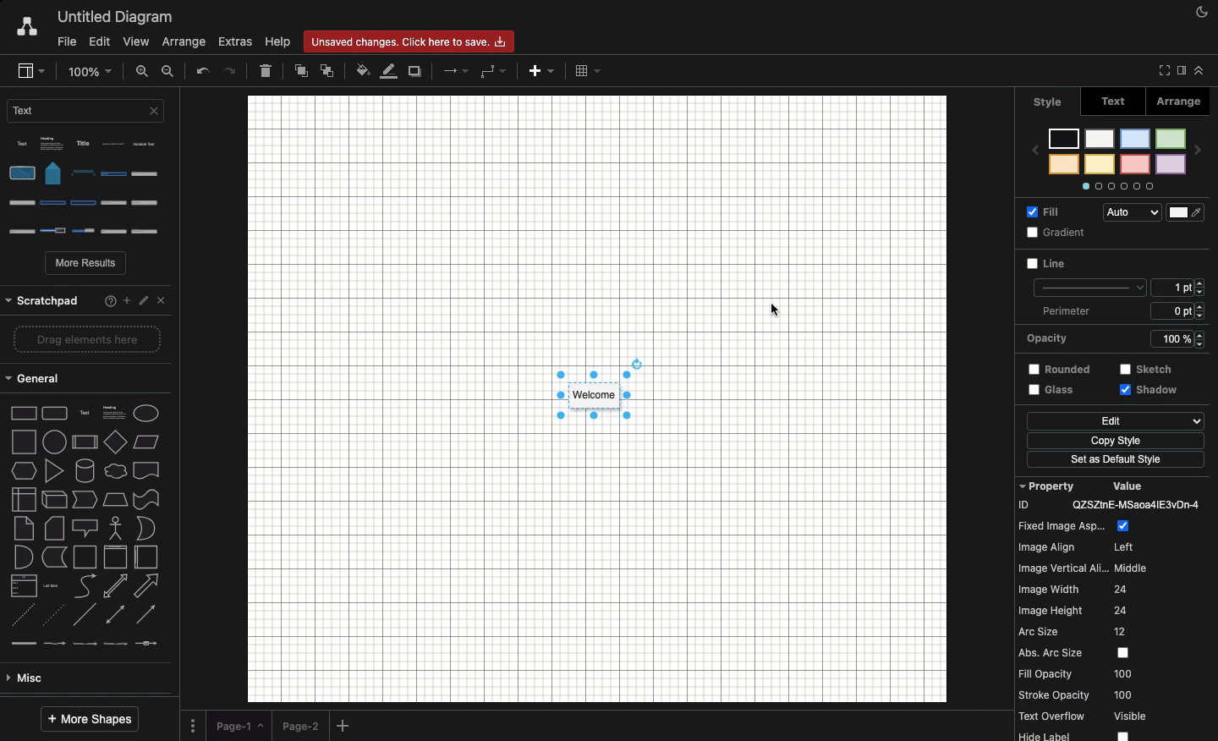  Describe the element at coordinates (86, 345) in the screenshot. I see `2d shapes` at that location.